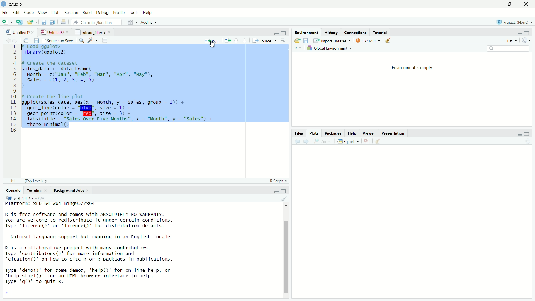 The image size is (535, 301). What do you see at coordinates (31, 22) in the screenshot?
I see `open a existing file` at bounding box center [31, 22].